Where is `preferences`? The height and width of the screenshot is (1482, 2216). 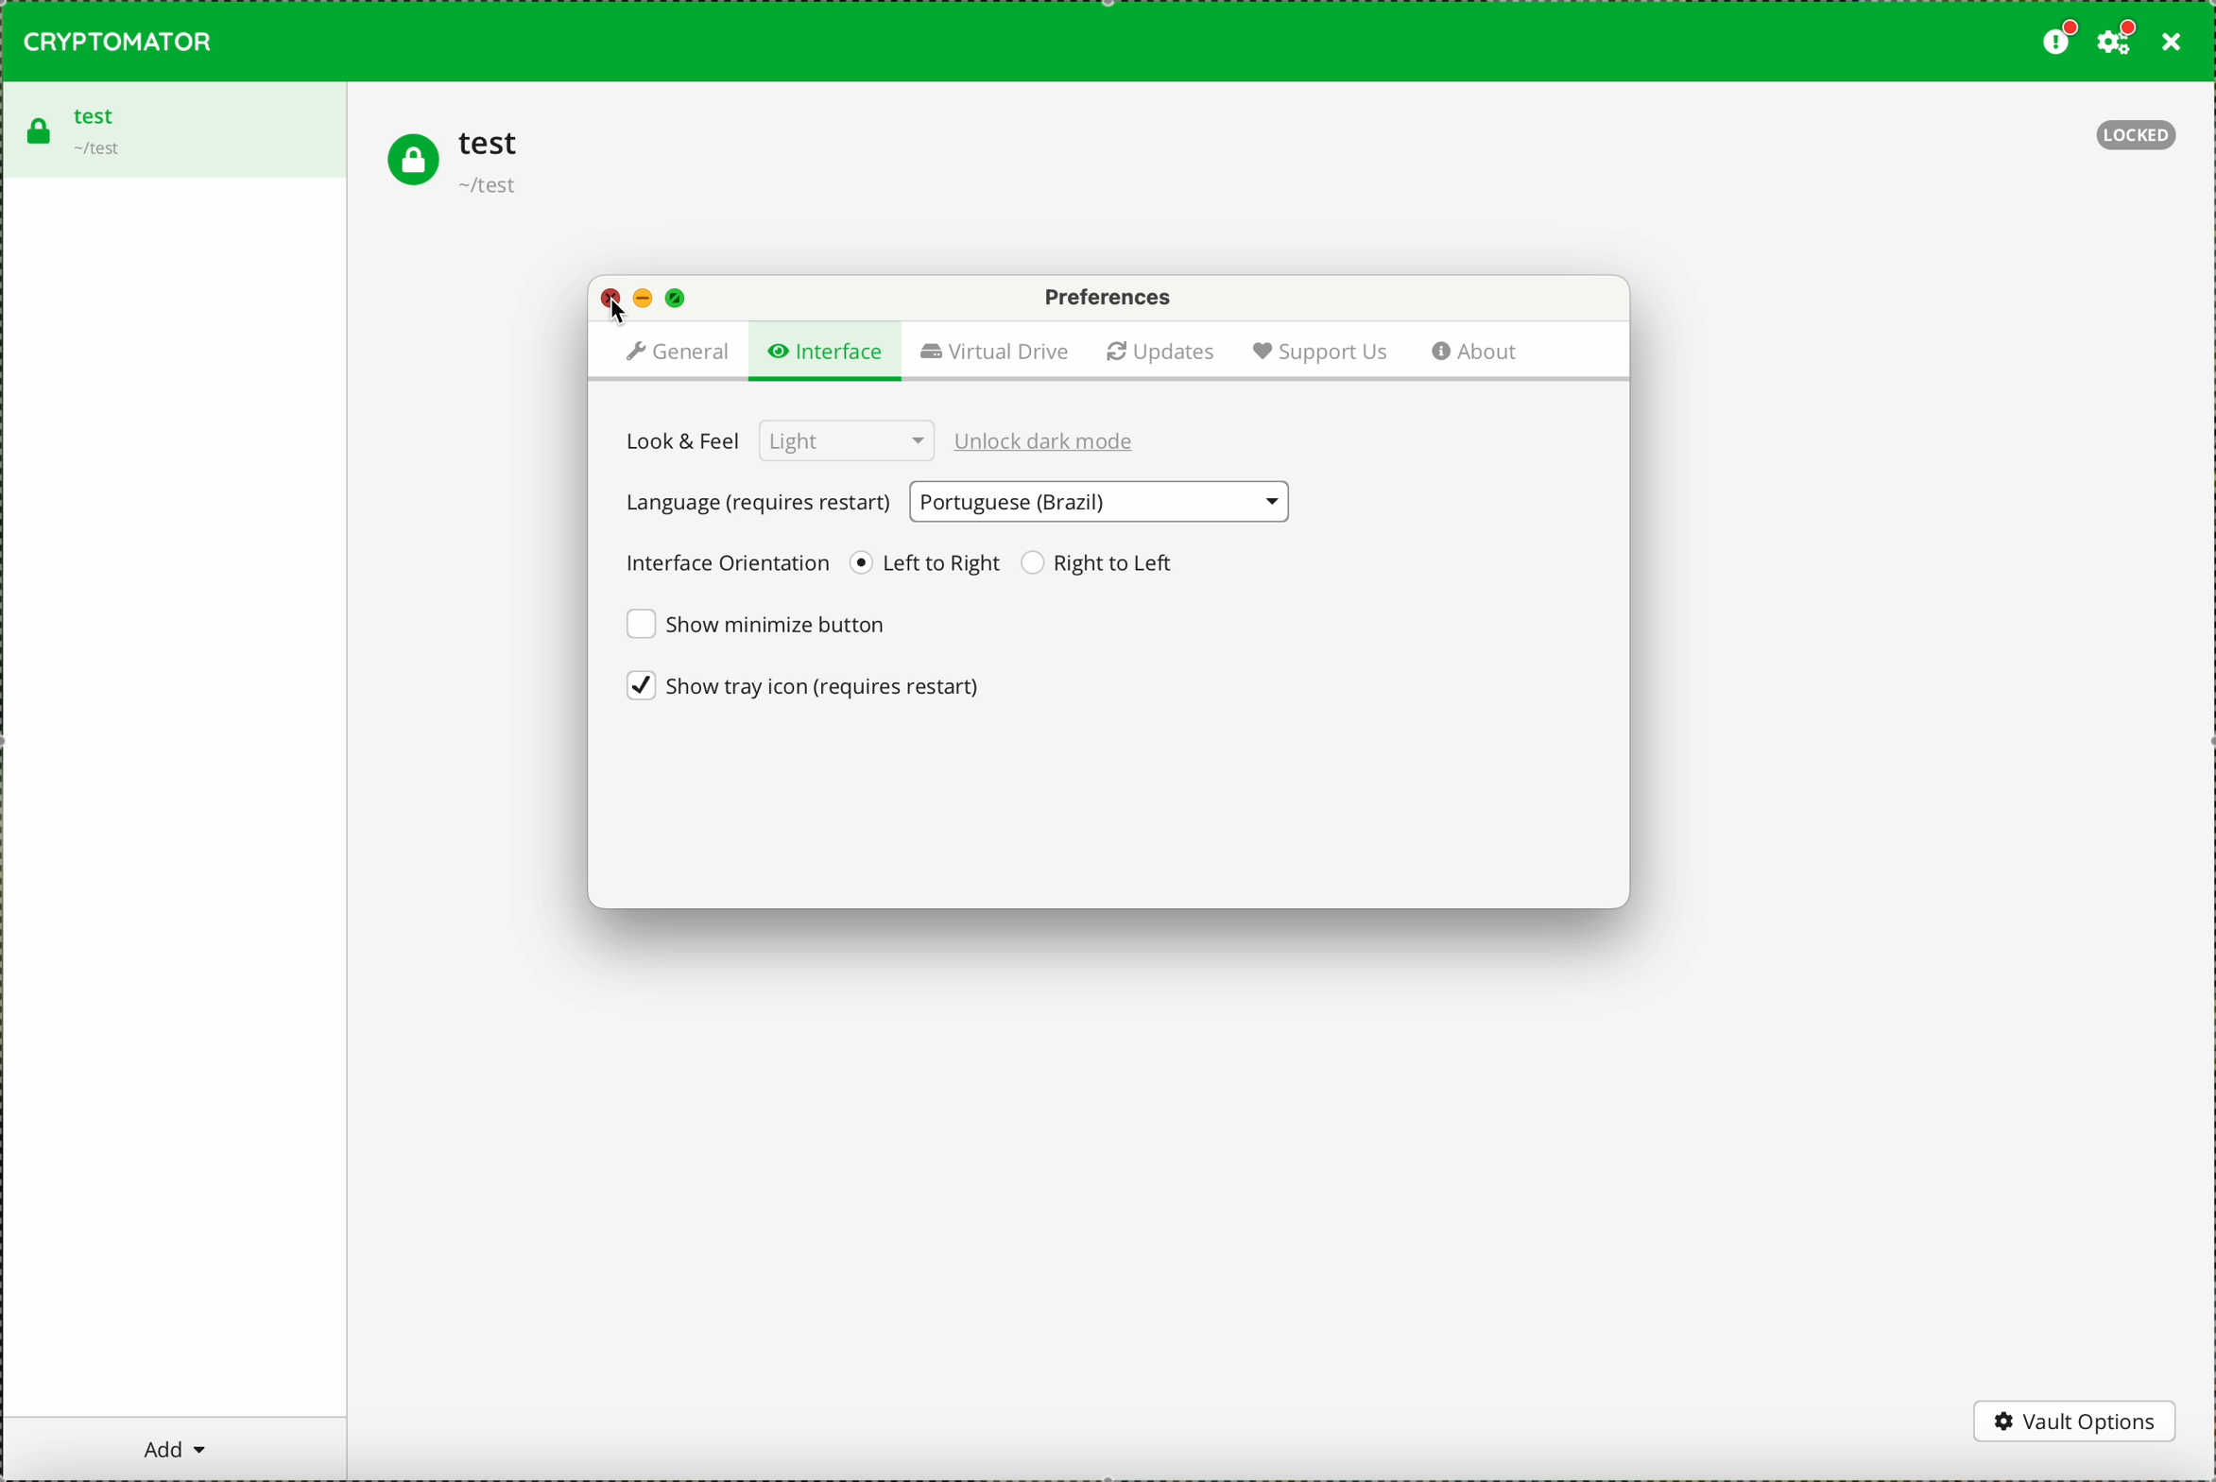
preferences is located at coordinates (1107, 297).